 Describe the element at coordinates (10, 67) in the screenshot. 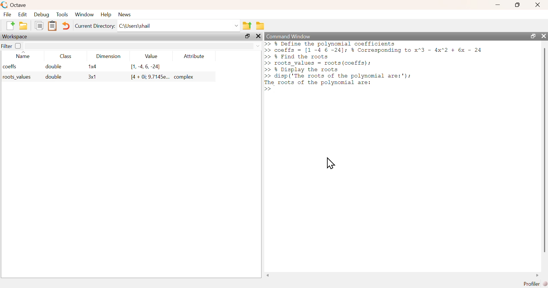

I see `coeffs` at that location.